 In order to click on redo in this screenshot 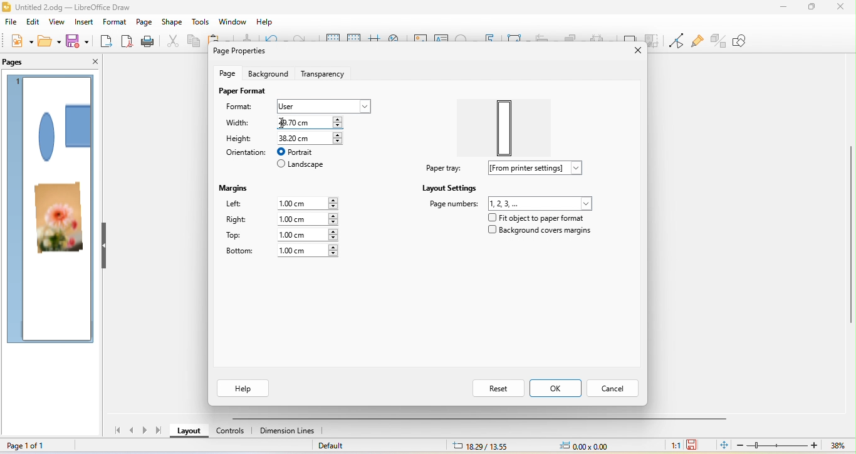, I will do `click(305, 40)`.